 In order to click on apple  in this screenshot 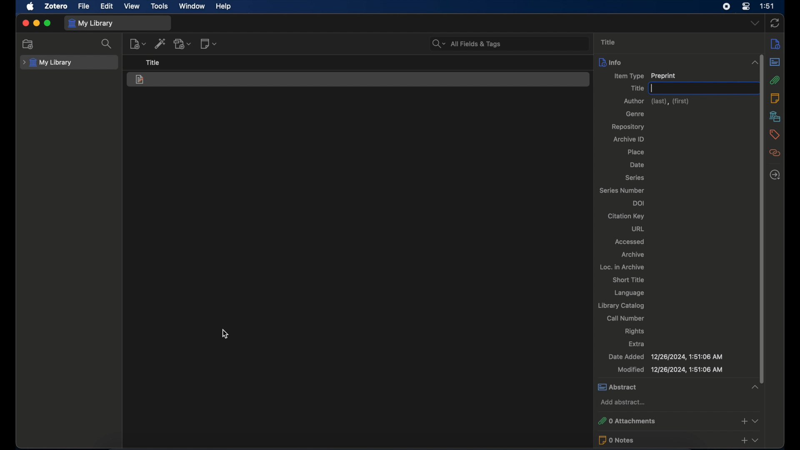, I will do `click(30, 7)`.